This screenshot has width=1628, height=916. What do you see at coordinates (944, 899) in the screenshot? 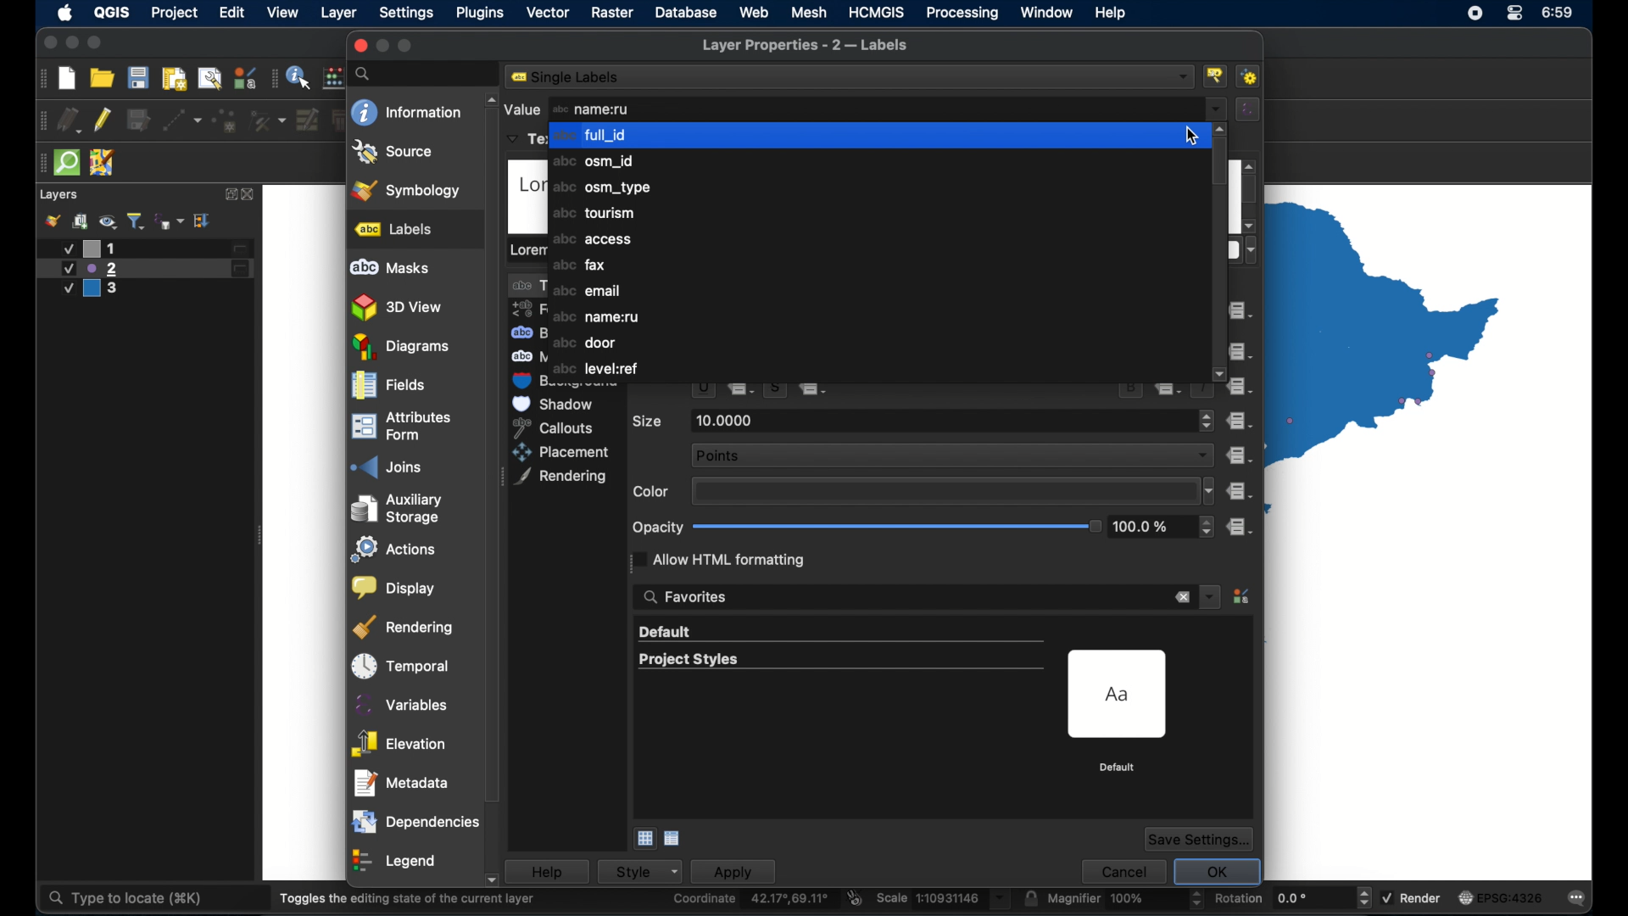
I see `scale` at bounding box center [944, 899].